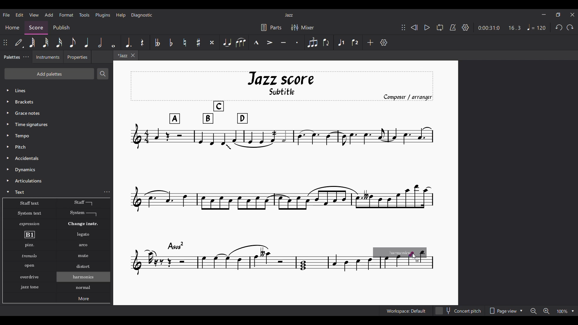 The height and width of the screenshot is (325, 578). What do you see at coordinates (417, 261) in the screenshot?
I see `Indicates addition` at bounding box center [417, 261].